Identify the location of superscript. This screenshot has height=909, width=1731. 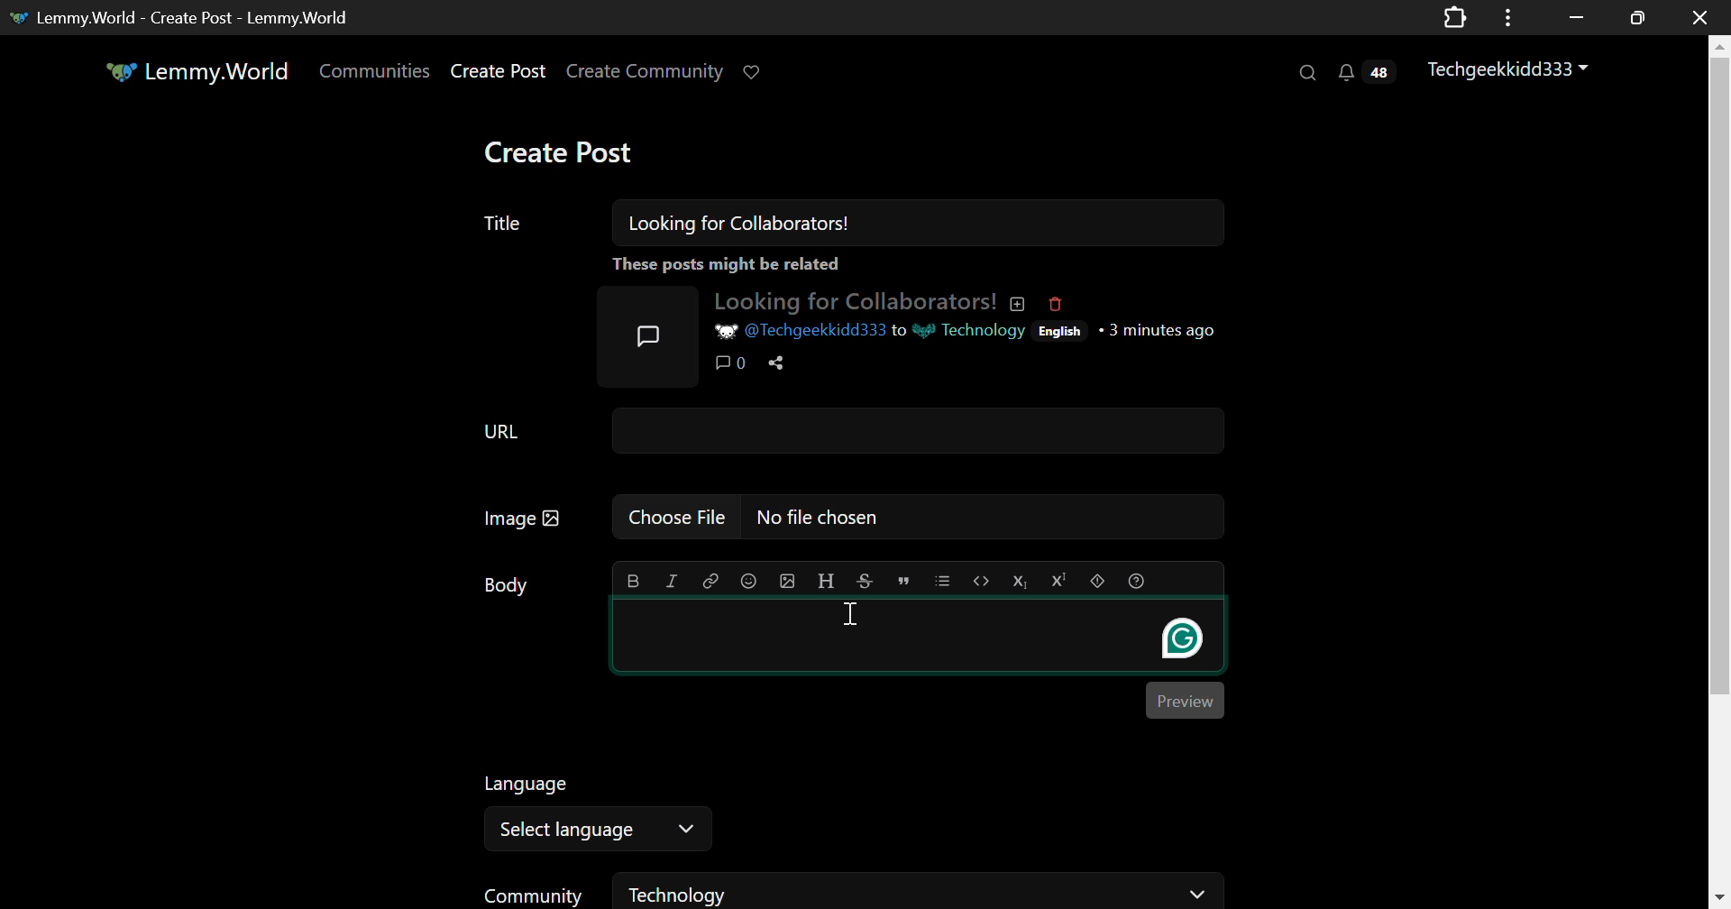
(1059, 580).